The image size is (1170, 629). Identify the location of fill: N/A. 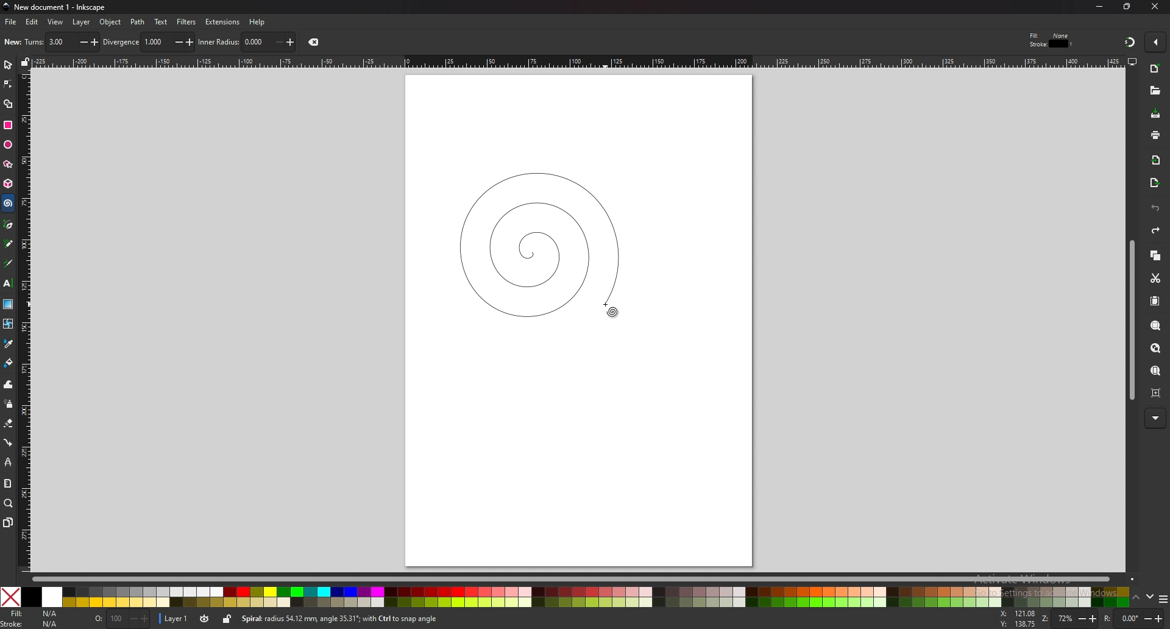
(37, 613).